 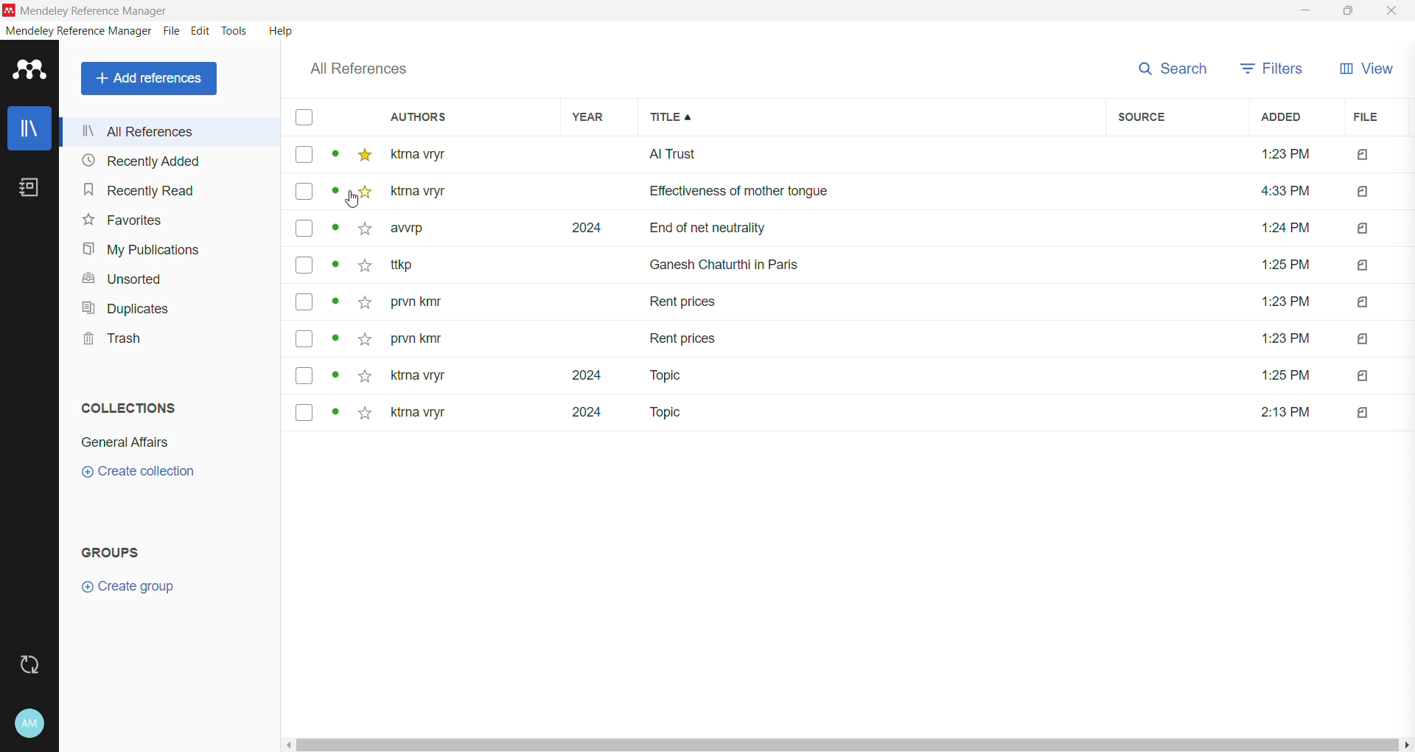 I want to click on Tools, so click(x=236, y=31).